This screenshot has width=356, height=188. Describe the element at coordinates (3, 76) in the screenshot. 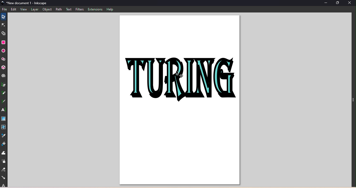

I see `Spiral tool` at that location.